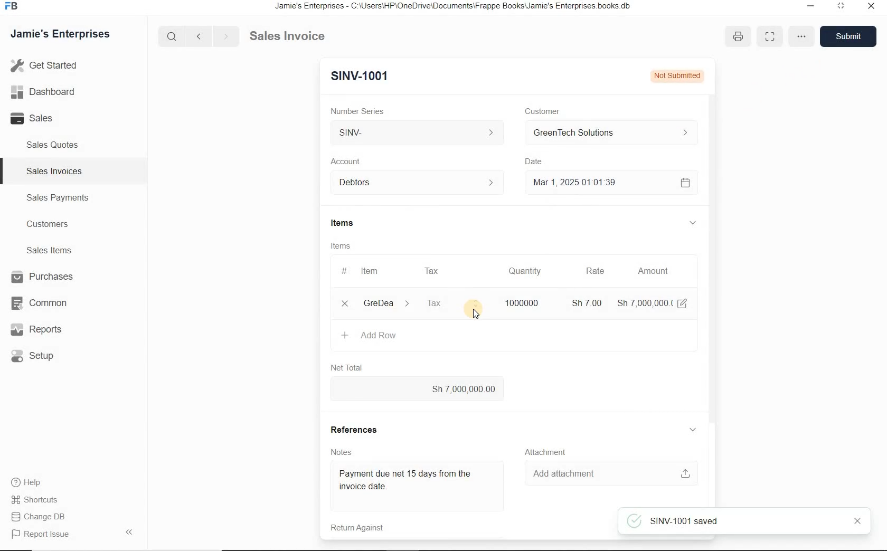 The width and height of the screenshot is (887, 551). What do you see at coordinates (39, 482) in the screenshot?
I see `) Help` at bounding box center [39, 482].